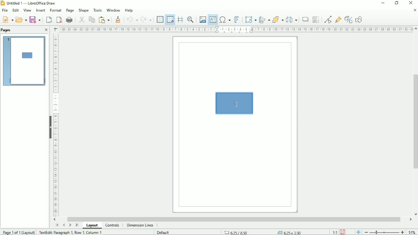  I want to click on Edit, so click(16, 10).